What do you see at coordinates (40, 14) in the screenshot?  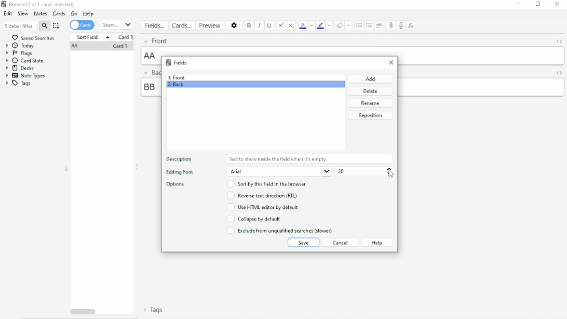 I see `Notes` at bounding box center [40, 14].